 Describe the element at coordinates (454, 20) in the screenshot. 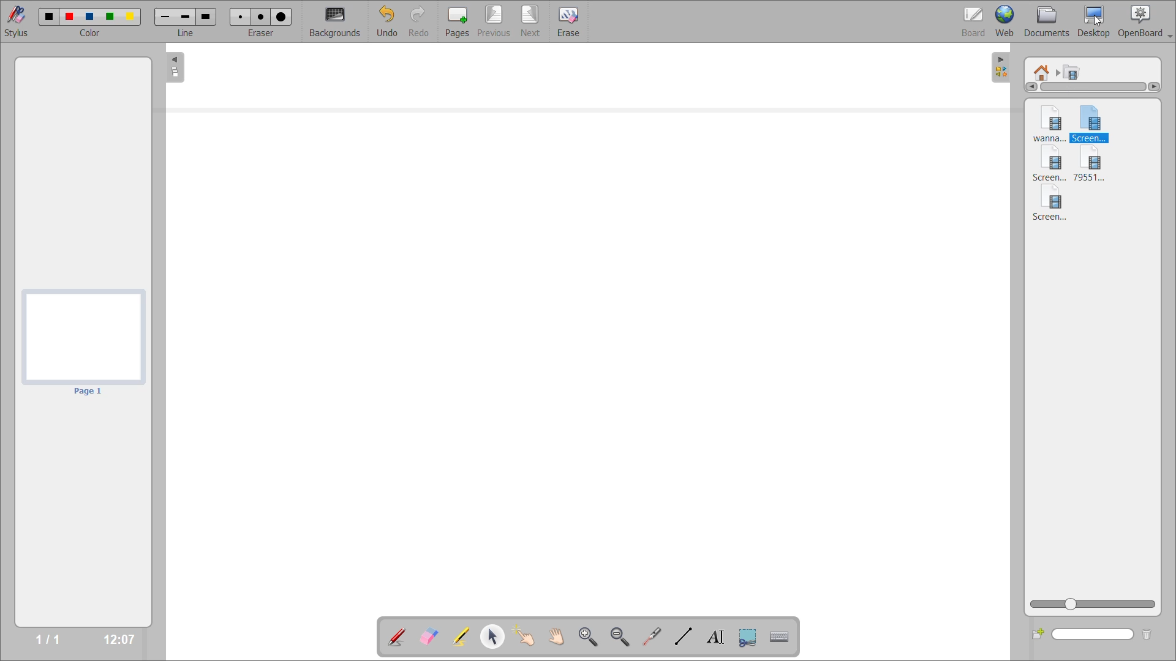

I see `pages` at that location.